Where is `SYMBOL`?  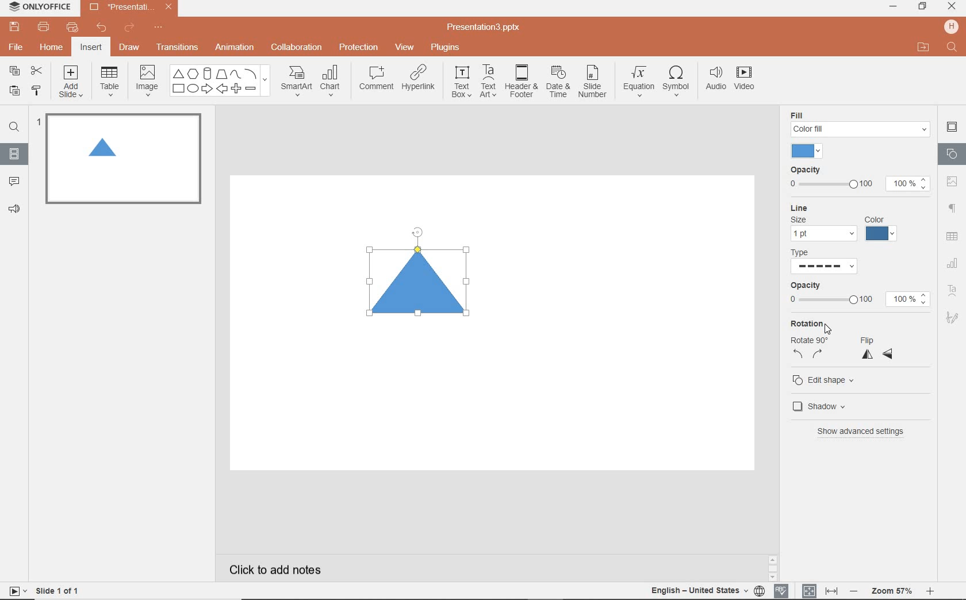
SYMBOL is located at coordinates (678, 79).